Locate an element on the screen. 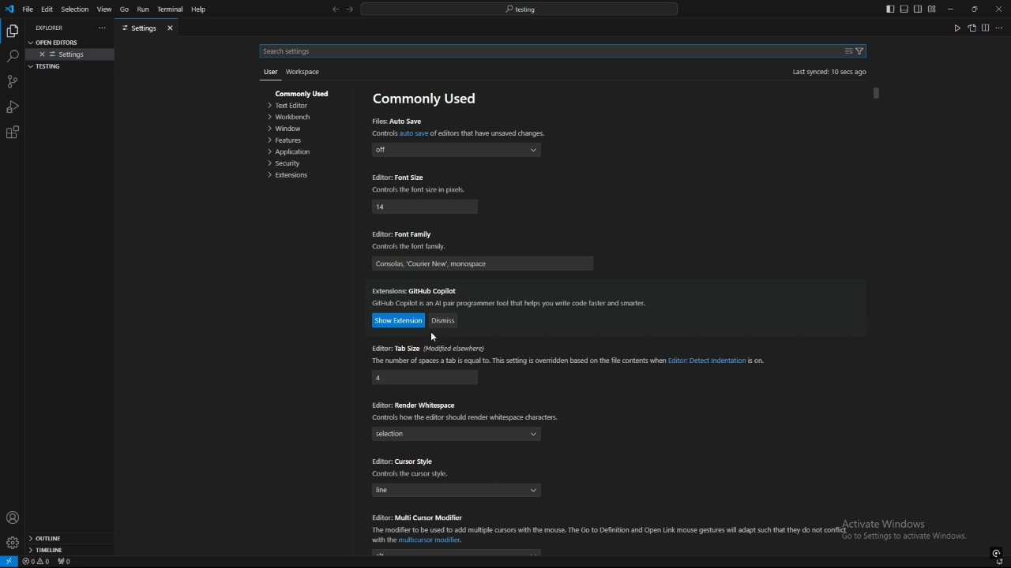  commonly used is located at coordinates (303, 92).